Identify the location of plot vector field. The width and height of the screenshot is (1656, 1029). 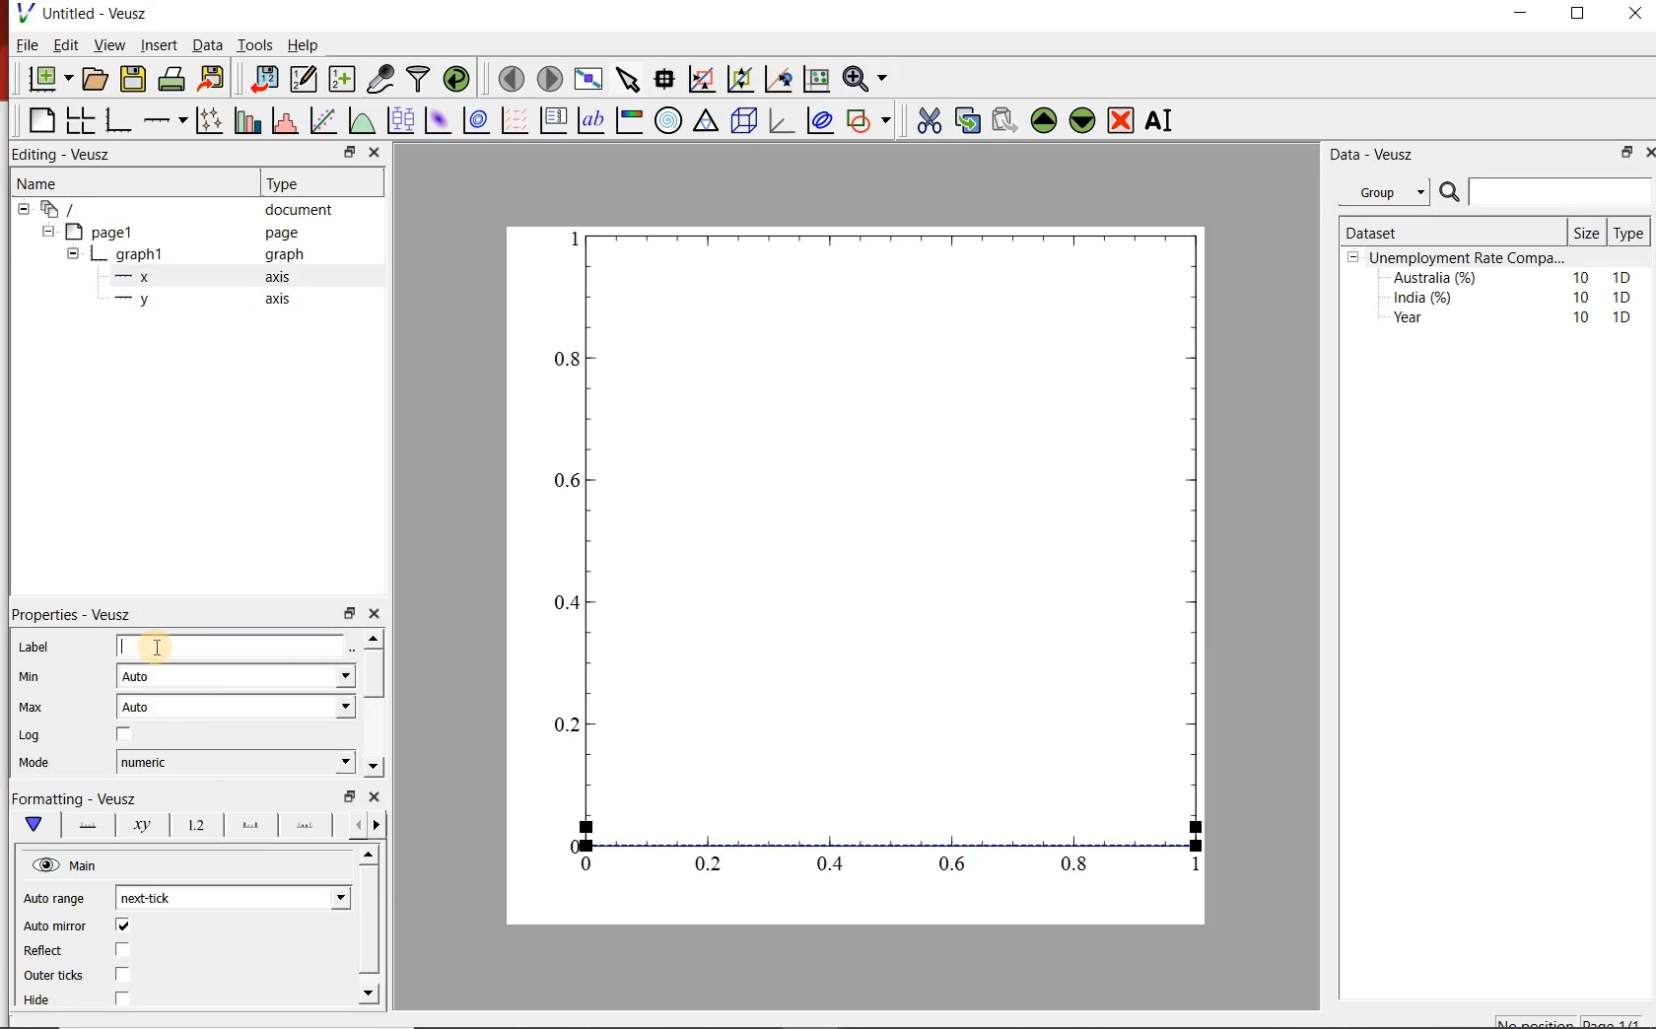
(514, 120).